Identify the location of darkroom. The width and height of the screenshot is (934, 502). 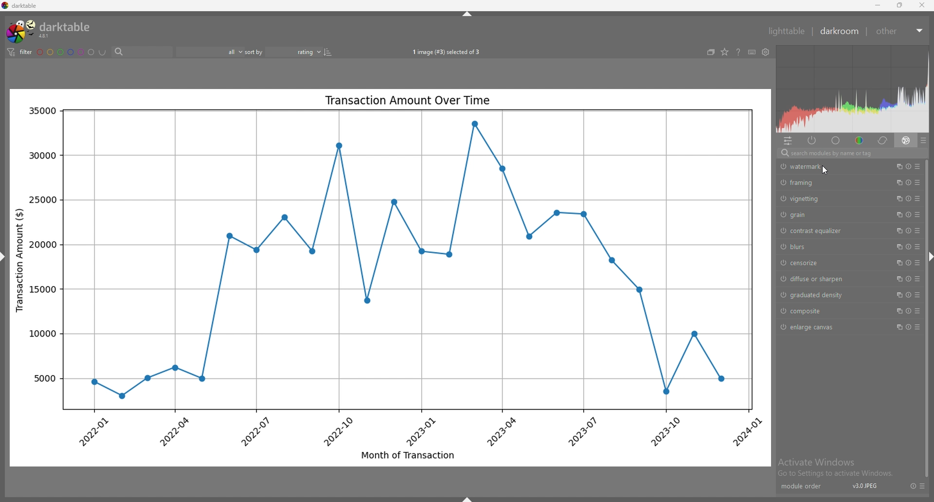
(840, 31).